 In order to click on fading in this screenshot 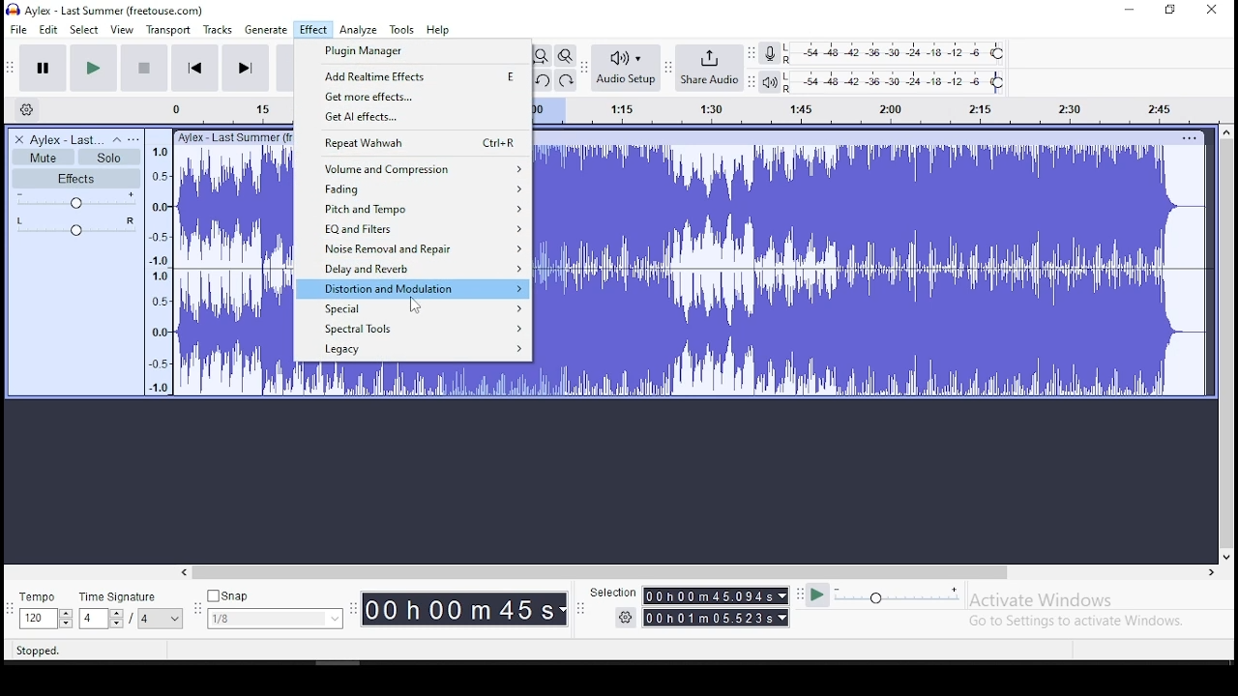, I will do `click(411, 188)`.